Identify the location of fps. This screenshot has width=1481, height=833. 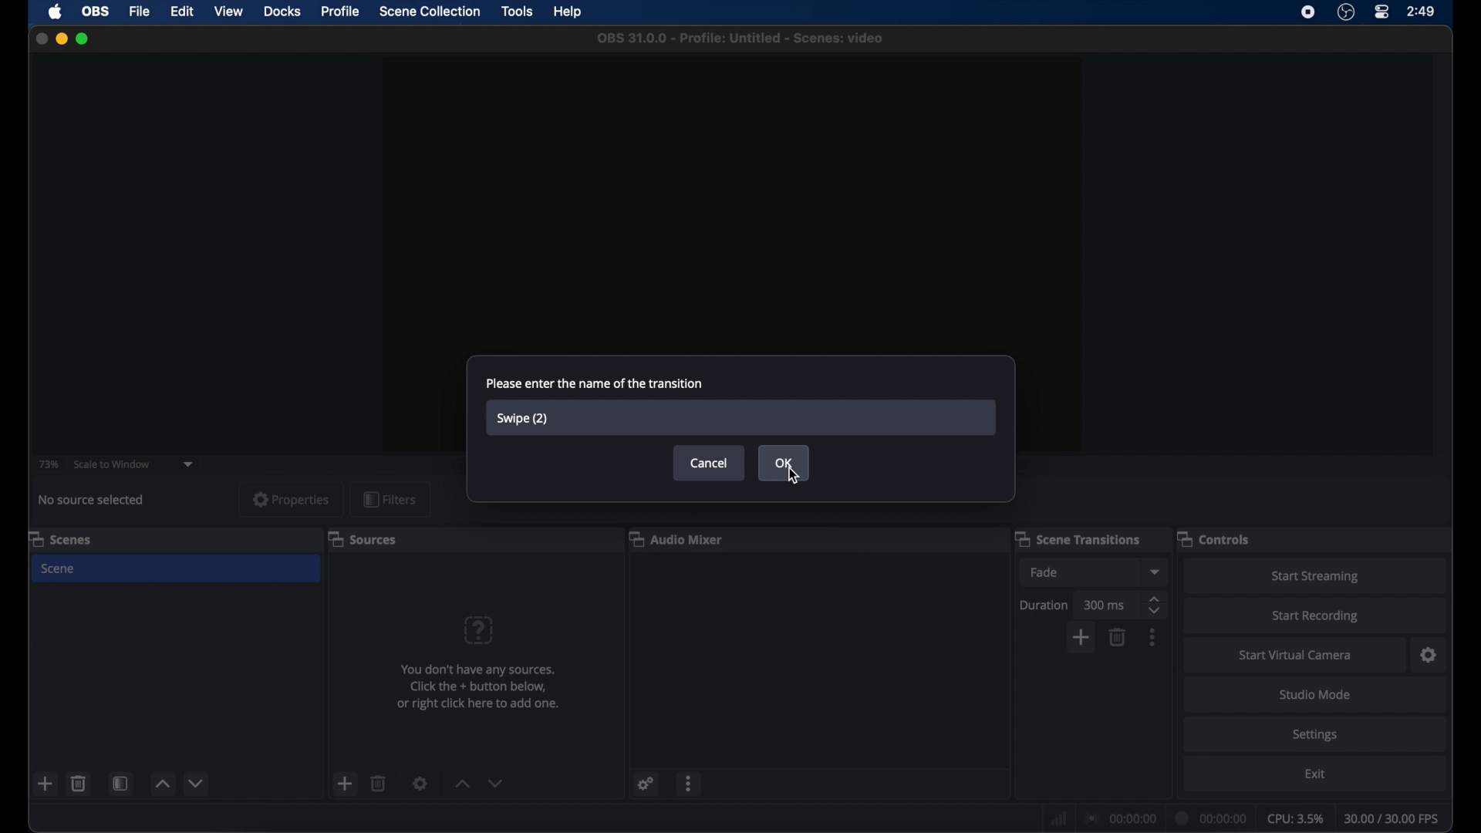
(1394, 819).